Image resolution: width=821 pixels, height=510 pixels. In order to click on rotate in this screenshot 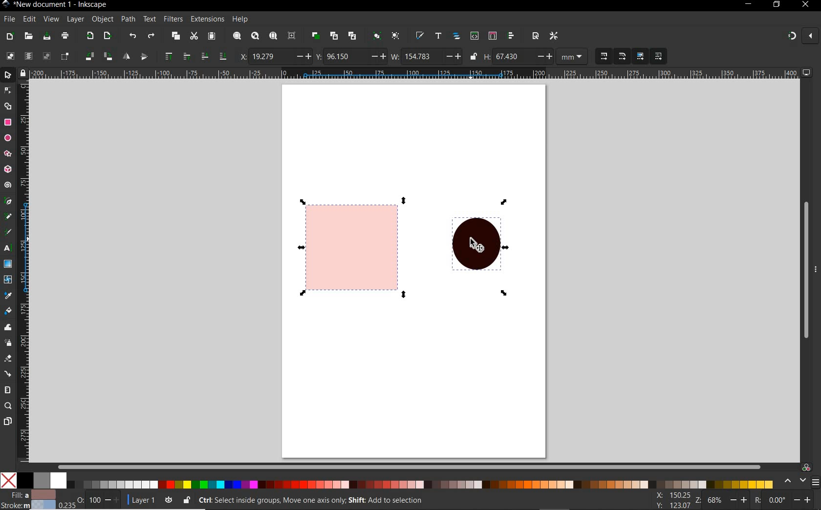, I will do `click(787, 501)`.